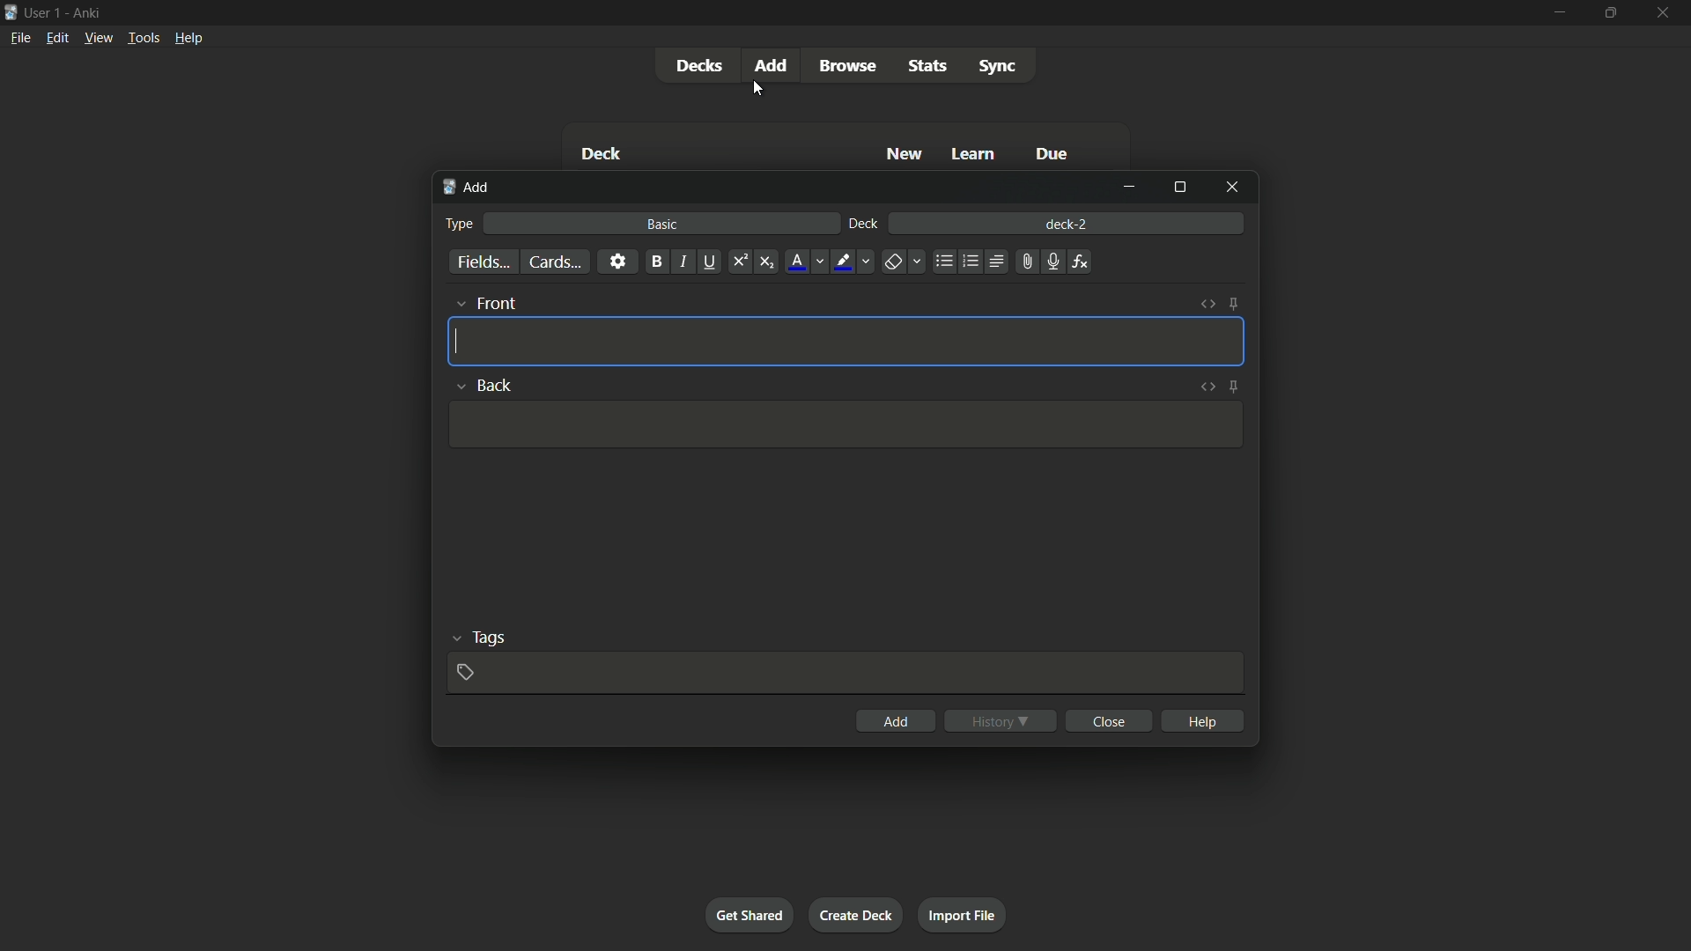 The image size is (1691, 951). I want to click on user 1, so click(45, 15).